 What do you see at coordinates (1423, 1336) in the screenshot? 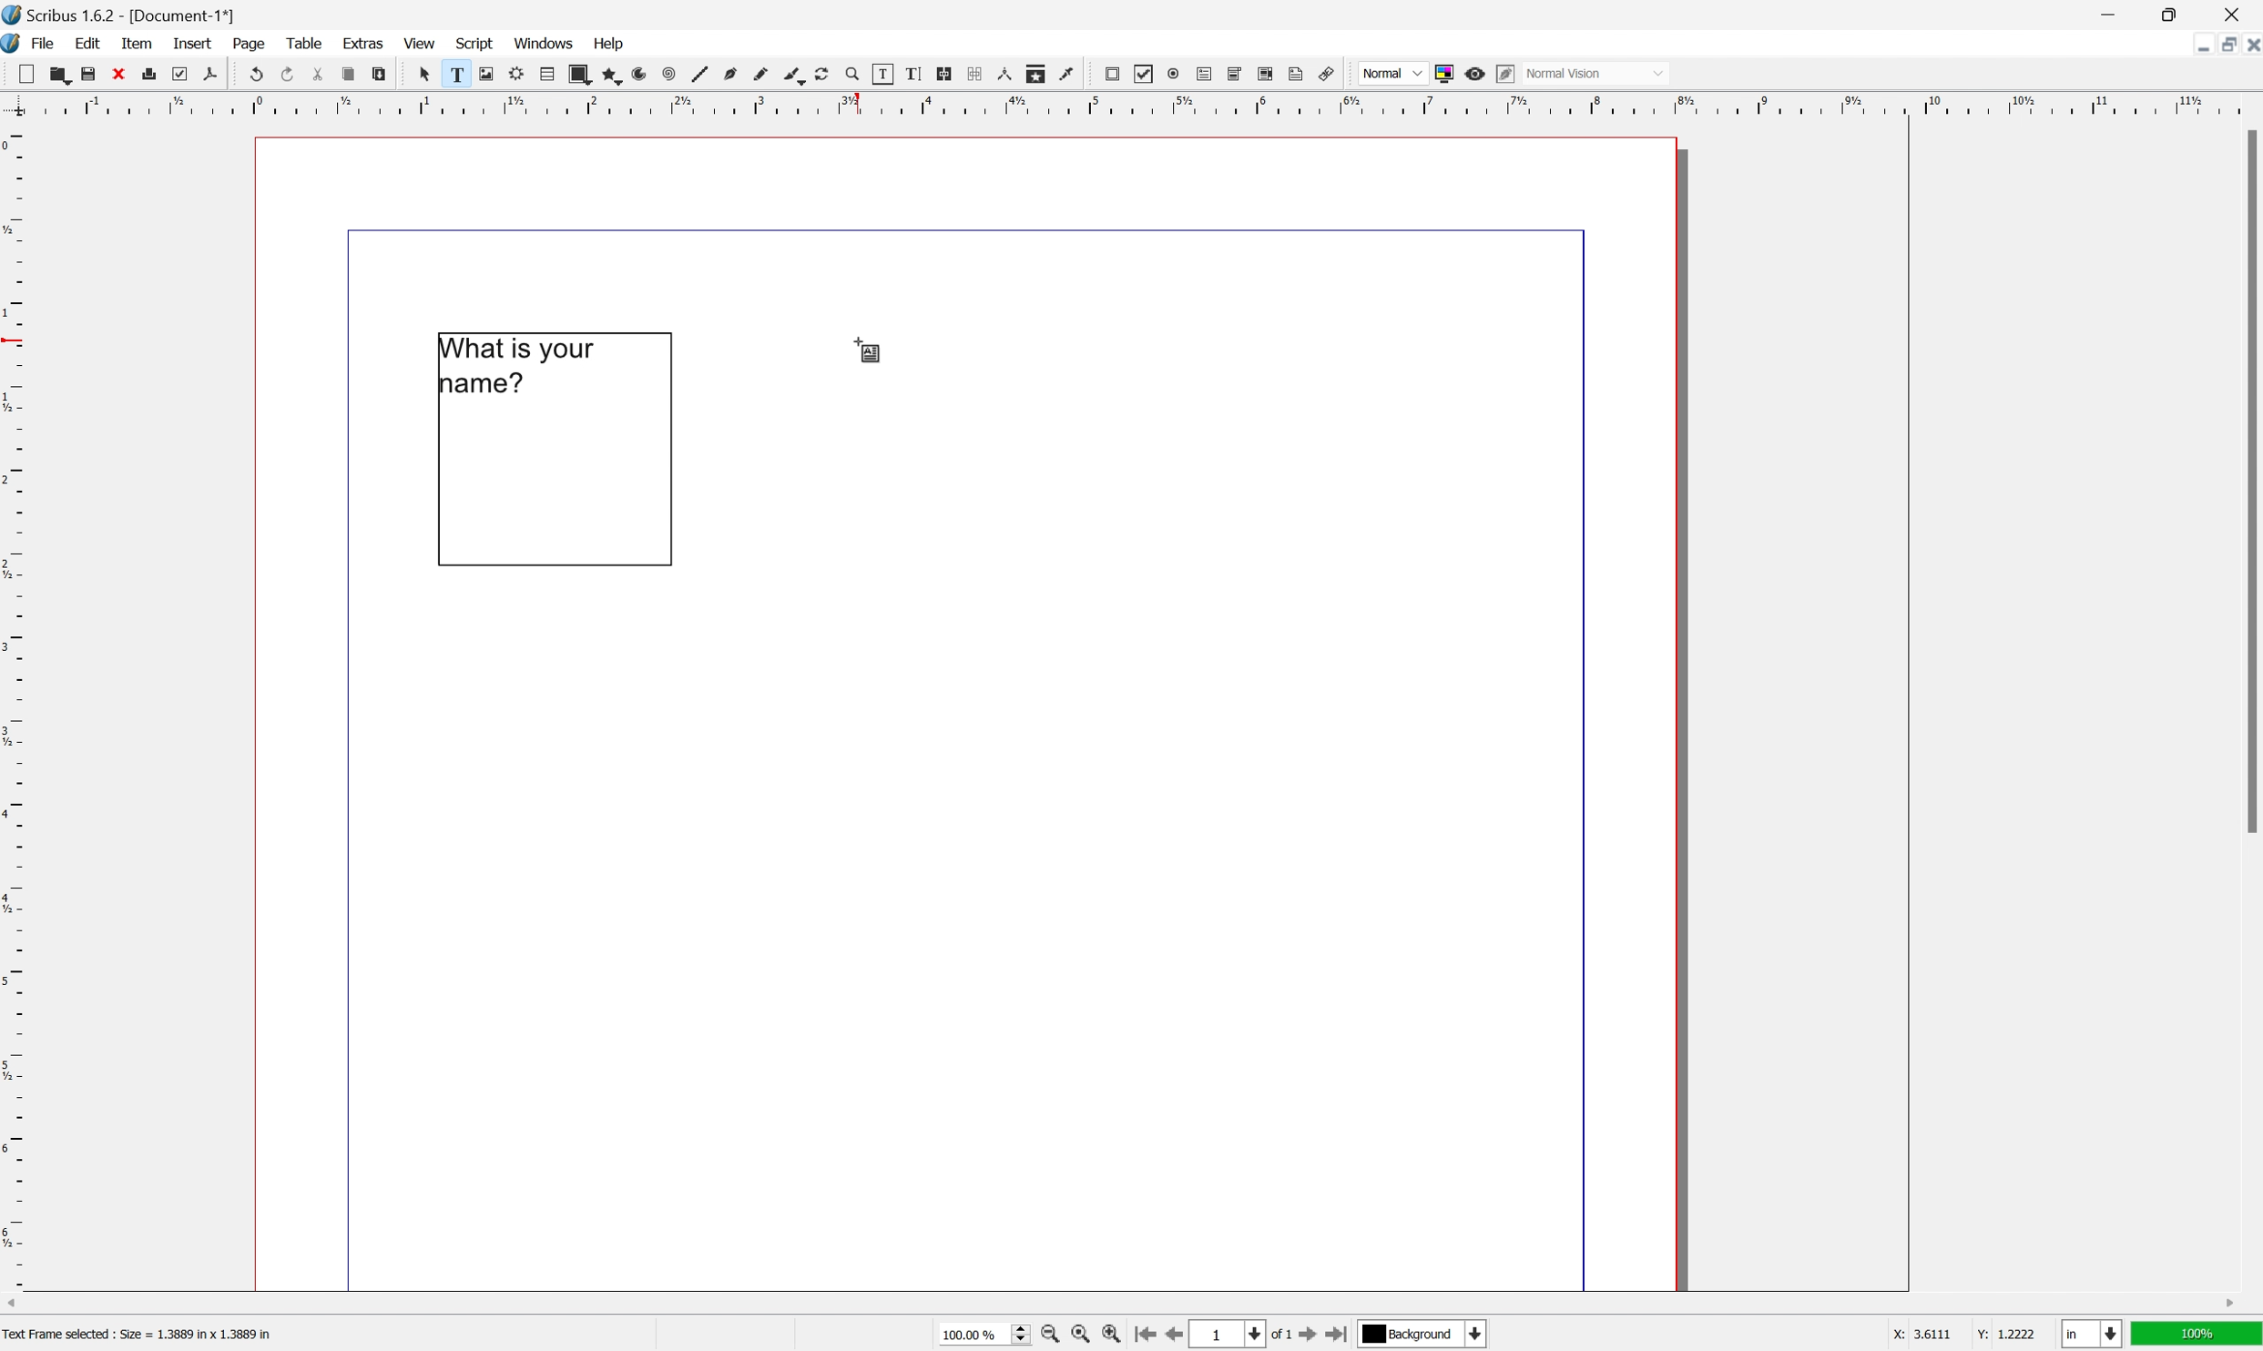
I see `select current layer` at bounding box center [1423, 1336].